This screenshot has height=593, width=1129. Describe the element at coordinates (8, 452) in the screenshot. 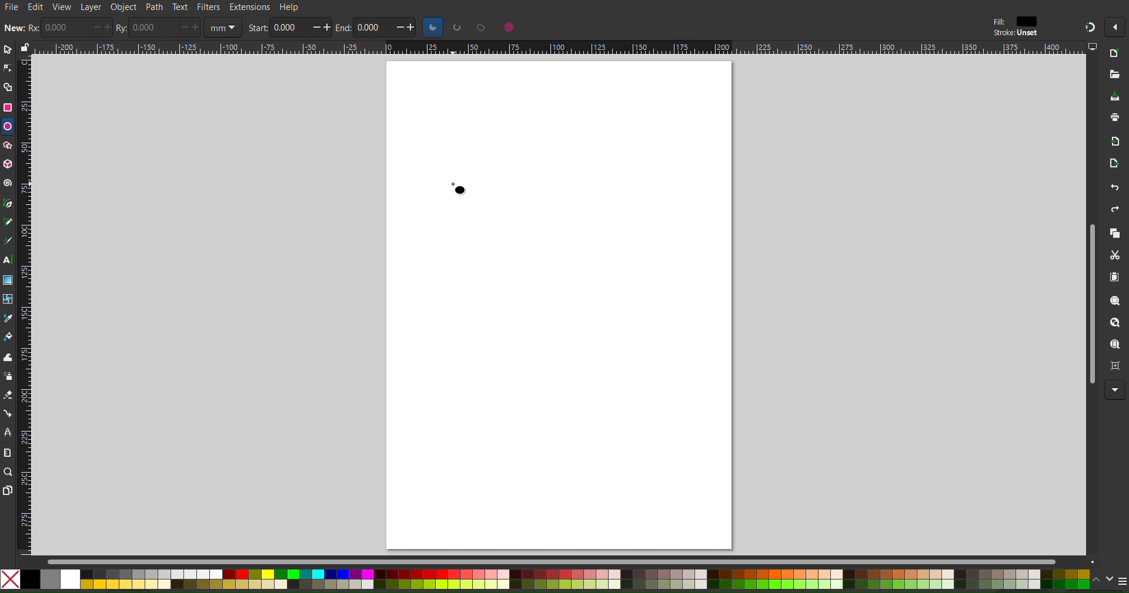

I see `Measure Tool` at that location.